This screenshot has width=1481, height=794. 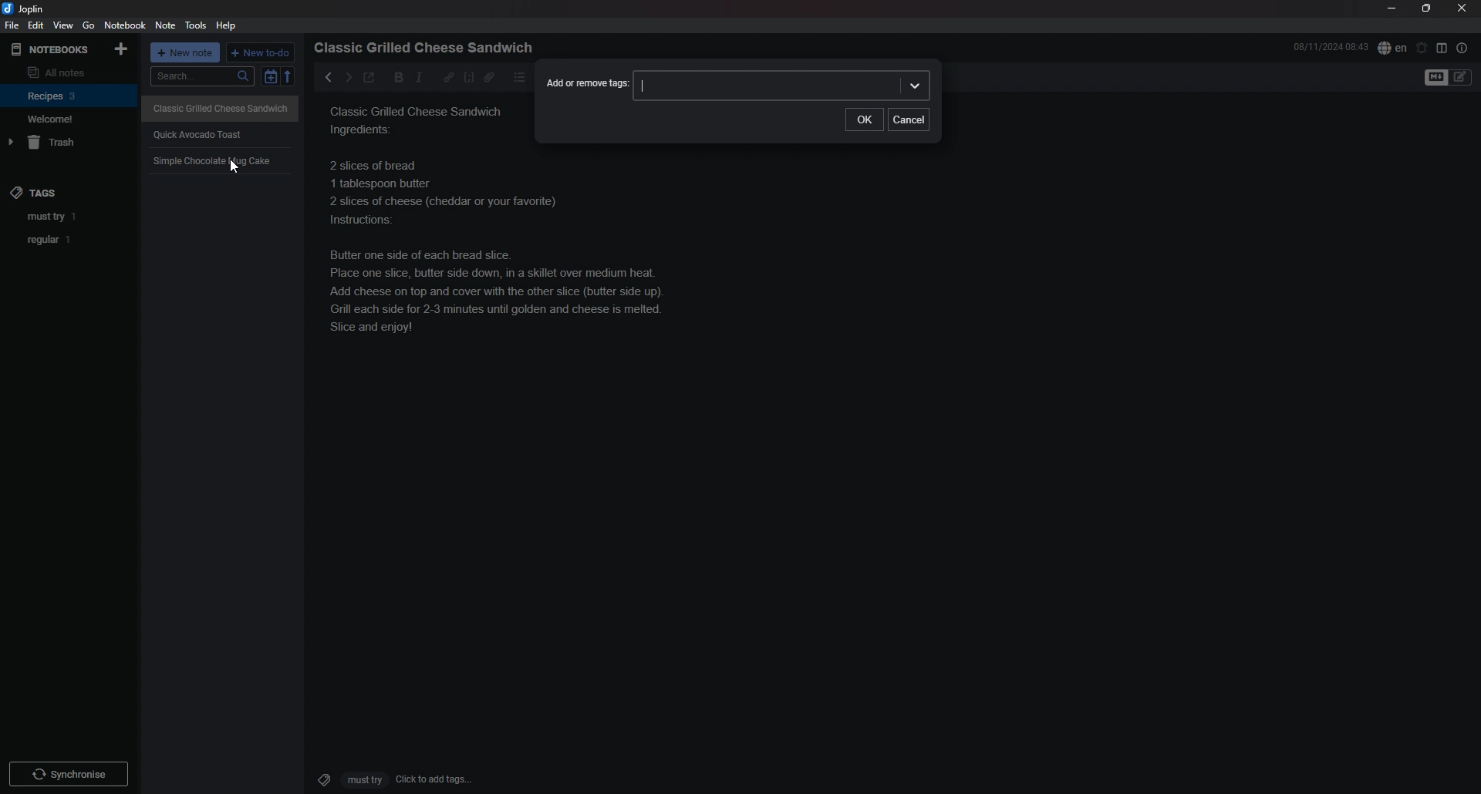 What do you see at coordinates (449, 76) in the screenshot?
I see `hyperlink` at bounding box center [449, 76].